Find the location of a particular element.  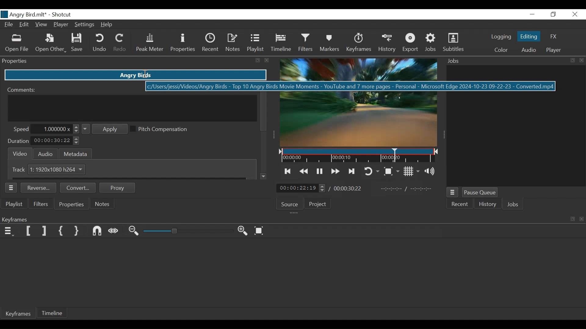

Track is located at coordinates (20, 169).